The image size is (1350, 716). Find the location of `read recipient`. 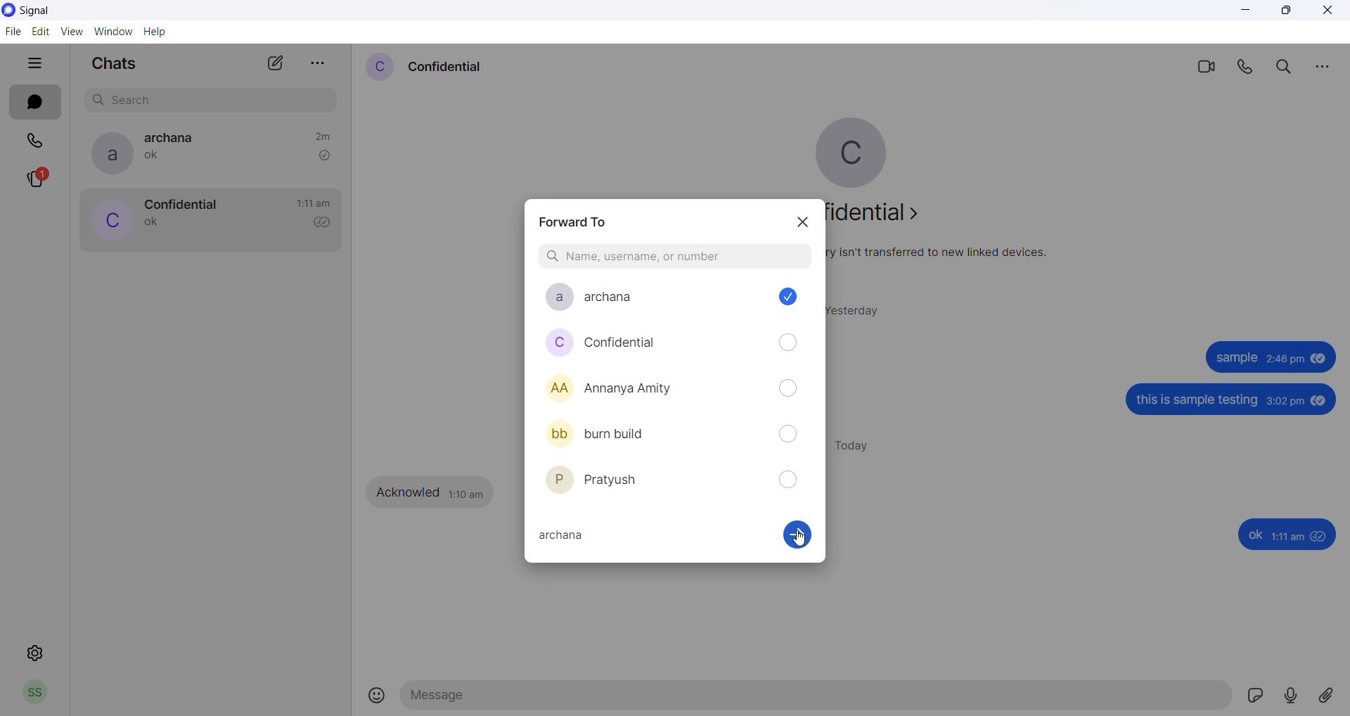

read recipient is located at coordinates (326, 224).